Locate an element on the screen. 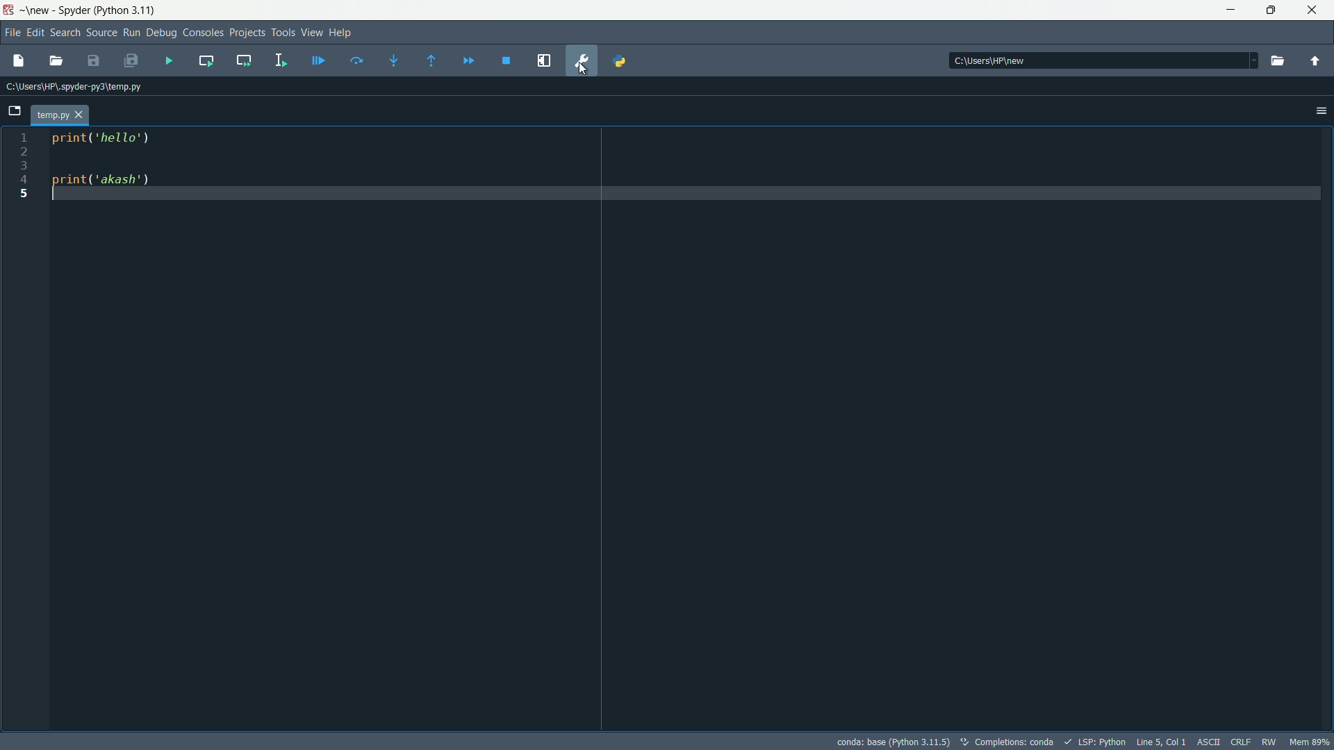 The image size is (1334, 750). run current line is located at coordinates (356, 60).